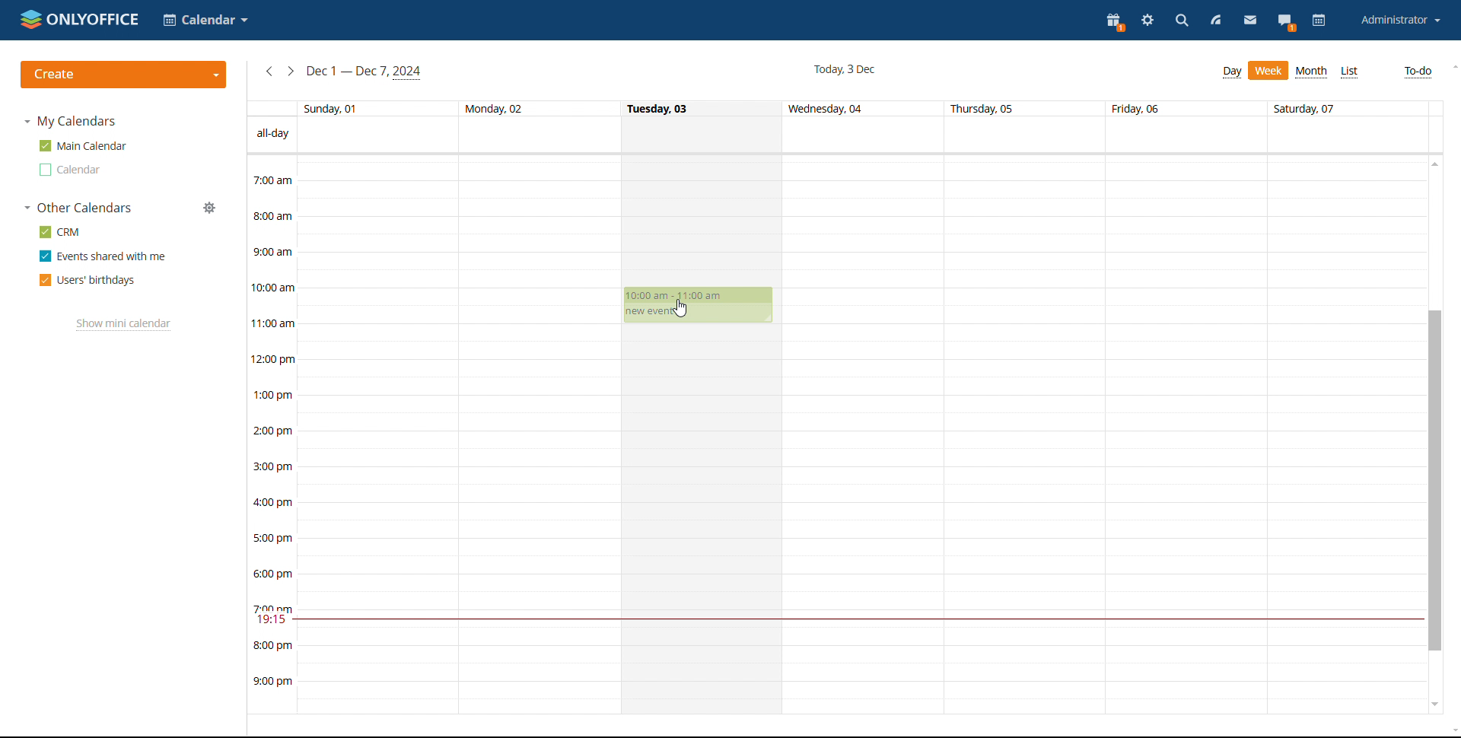 Image resolution: width=1461 pixels, height=738 pixels. What do you see at coordinates (124, 75) in the screenshot?
I see `create` at bounding box center [124, 75].